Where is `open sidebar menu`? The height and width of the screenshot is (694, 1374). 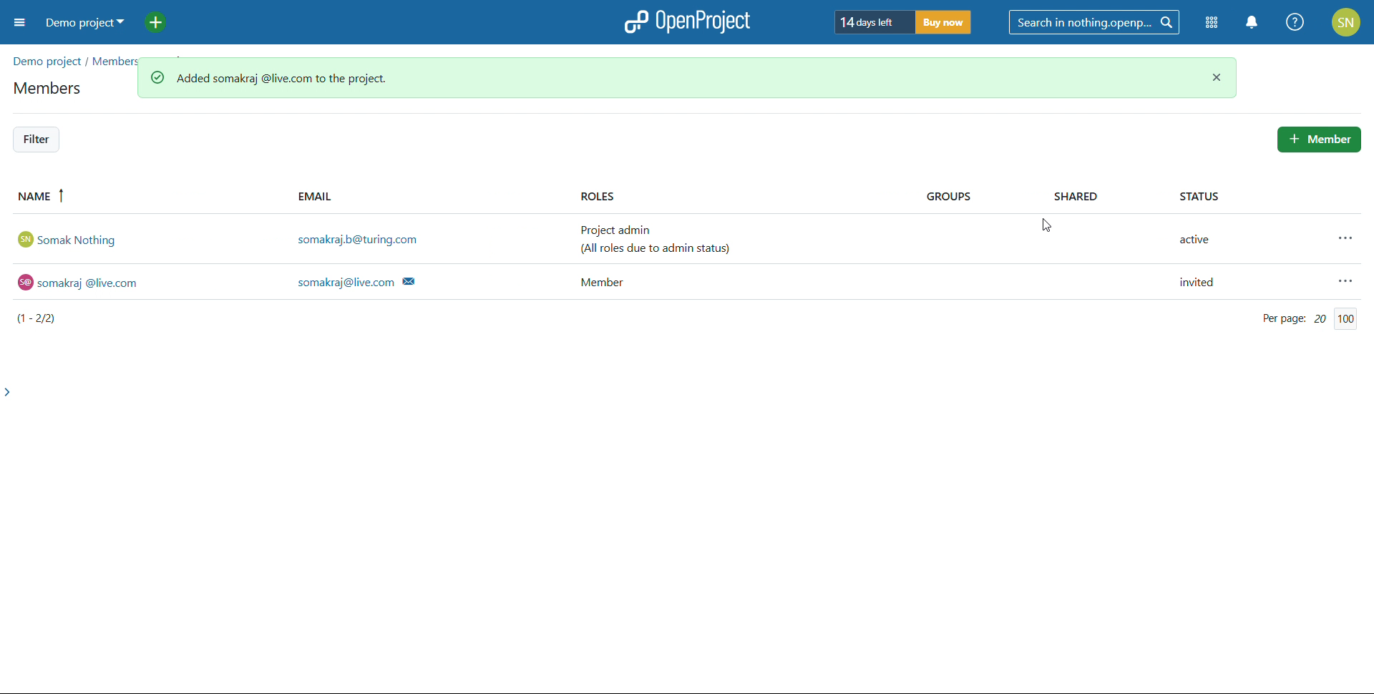 open sidebar menu is located at coordinates (19, 24).